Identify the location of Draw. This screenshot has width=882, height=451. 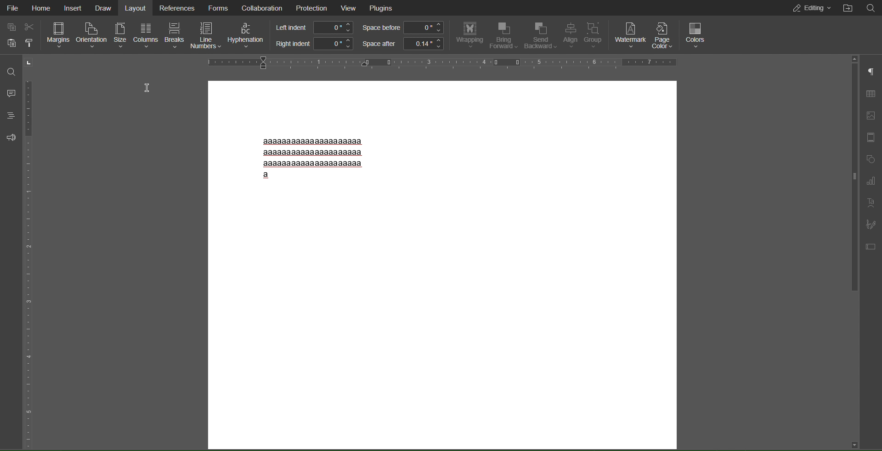
(103, 8).